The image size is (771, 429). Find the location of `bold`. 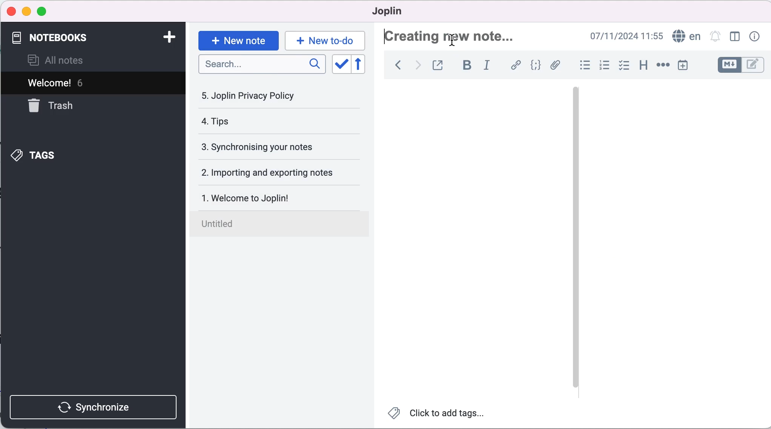

bold is located at coordinates (465, 67).